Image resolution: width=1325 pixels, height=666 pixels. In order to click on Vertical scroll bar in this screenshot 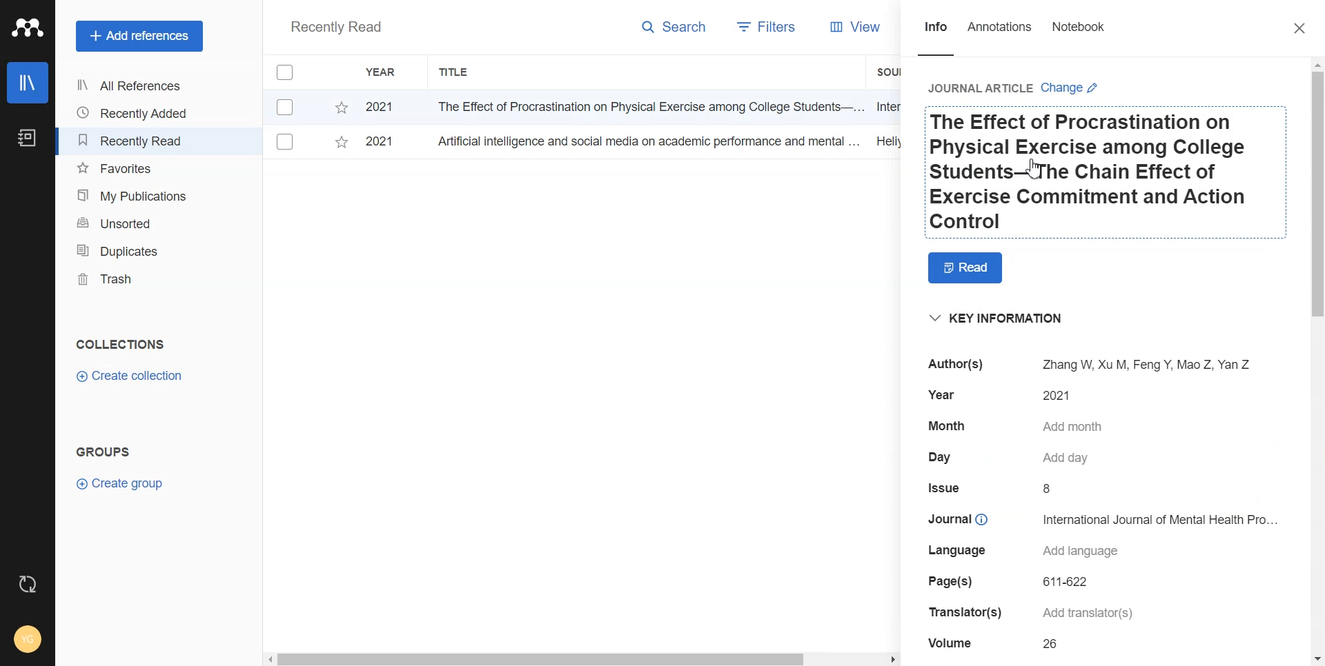, I will do `click(1317, 362)`.